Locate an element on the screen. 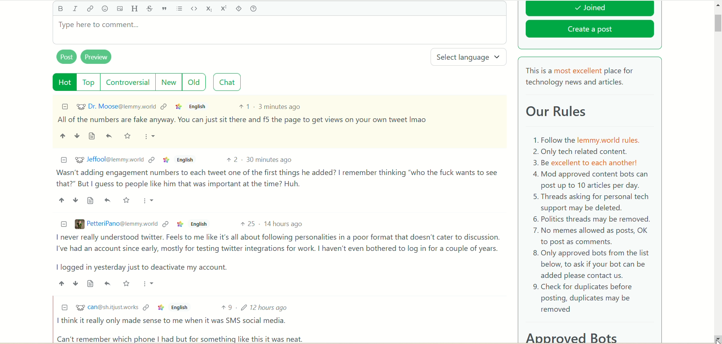 The height and width of the screenshot is (344, 722). Collapse is located at coordinates (65, 106).